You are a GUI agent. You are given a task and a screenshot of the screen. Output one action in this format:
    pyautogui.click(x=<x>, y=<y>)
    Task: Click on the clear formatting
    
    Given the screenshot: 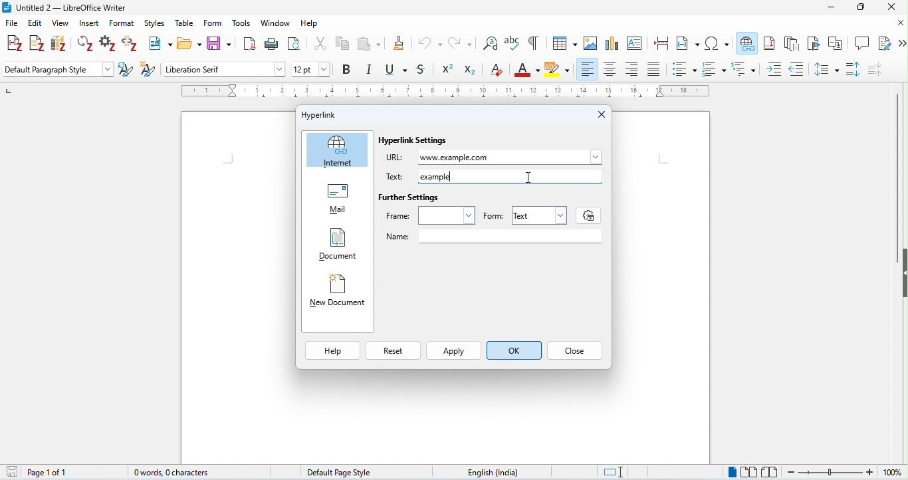 What is the action you would take?
    pyautogui.click(x=497, y=70)
    